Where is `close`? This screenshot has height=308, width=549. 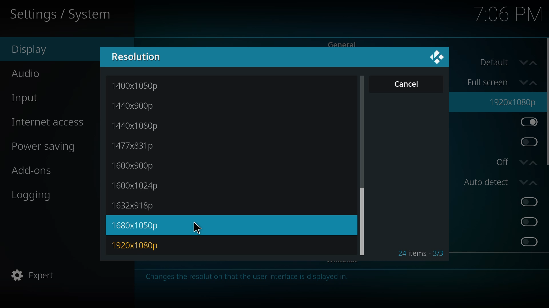
close is located at coordinates (437, 58).